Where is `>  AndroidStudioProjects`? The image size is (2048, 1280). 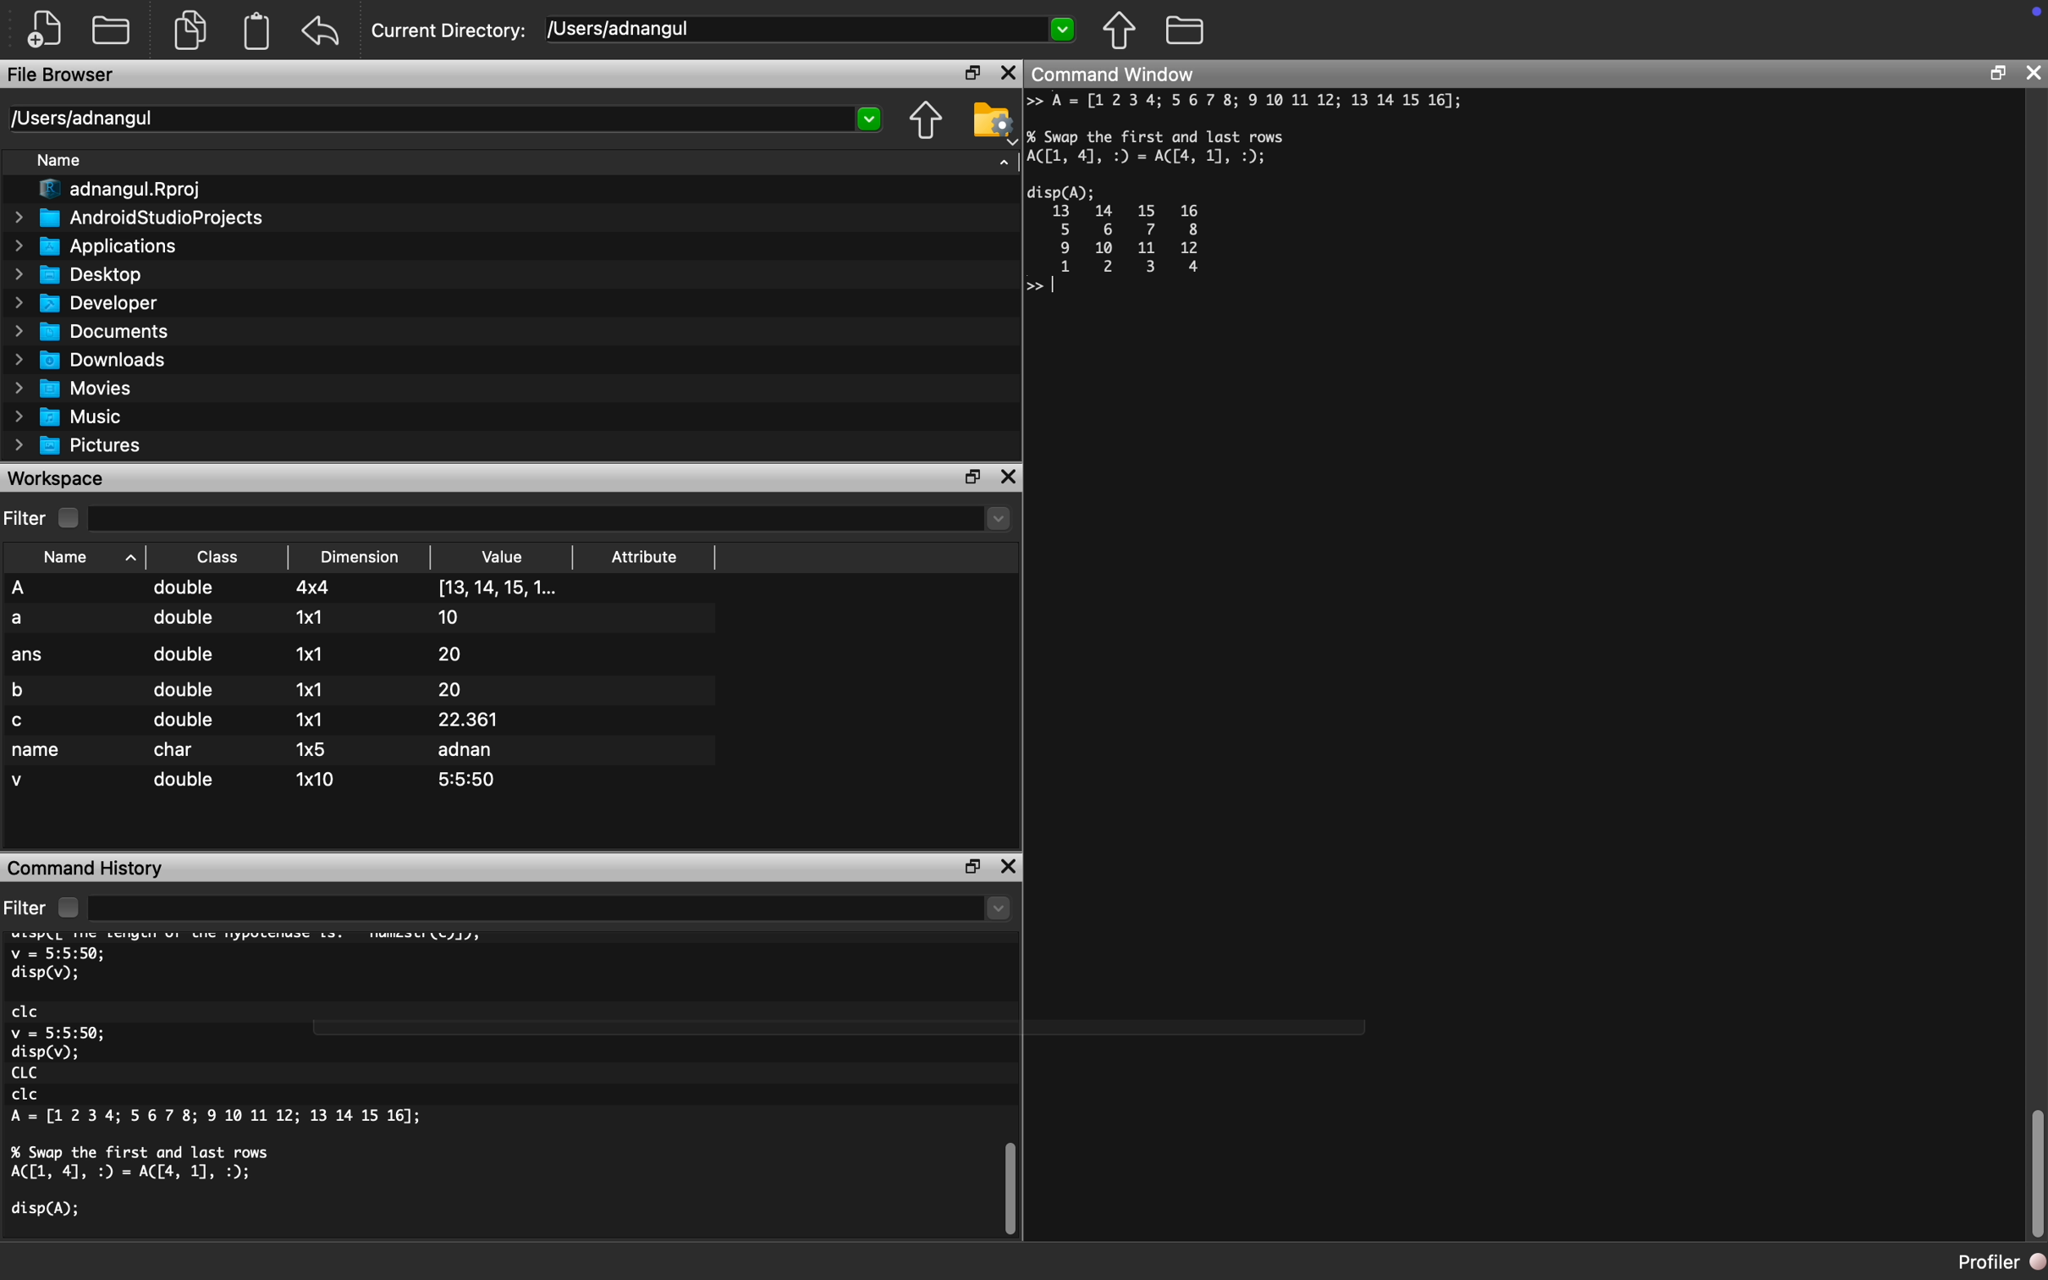 >  AndroidStudioProjects is located at coordinates (139, 220).